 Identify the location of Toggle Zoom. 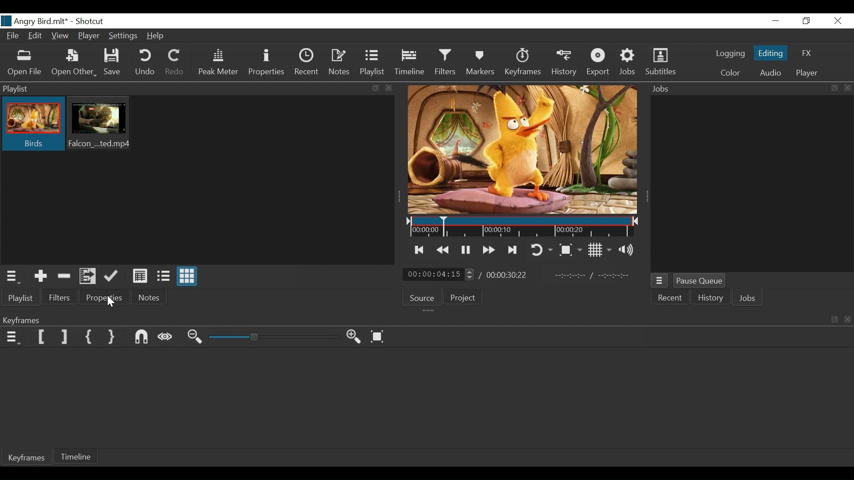
(572, 249).